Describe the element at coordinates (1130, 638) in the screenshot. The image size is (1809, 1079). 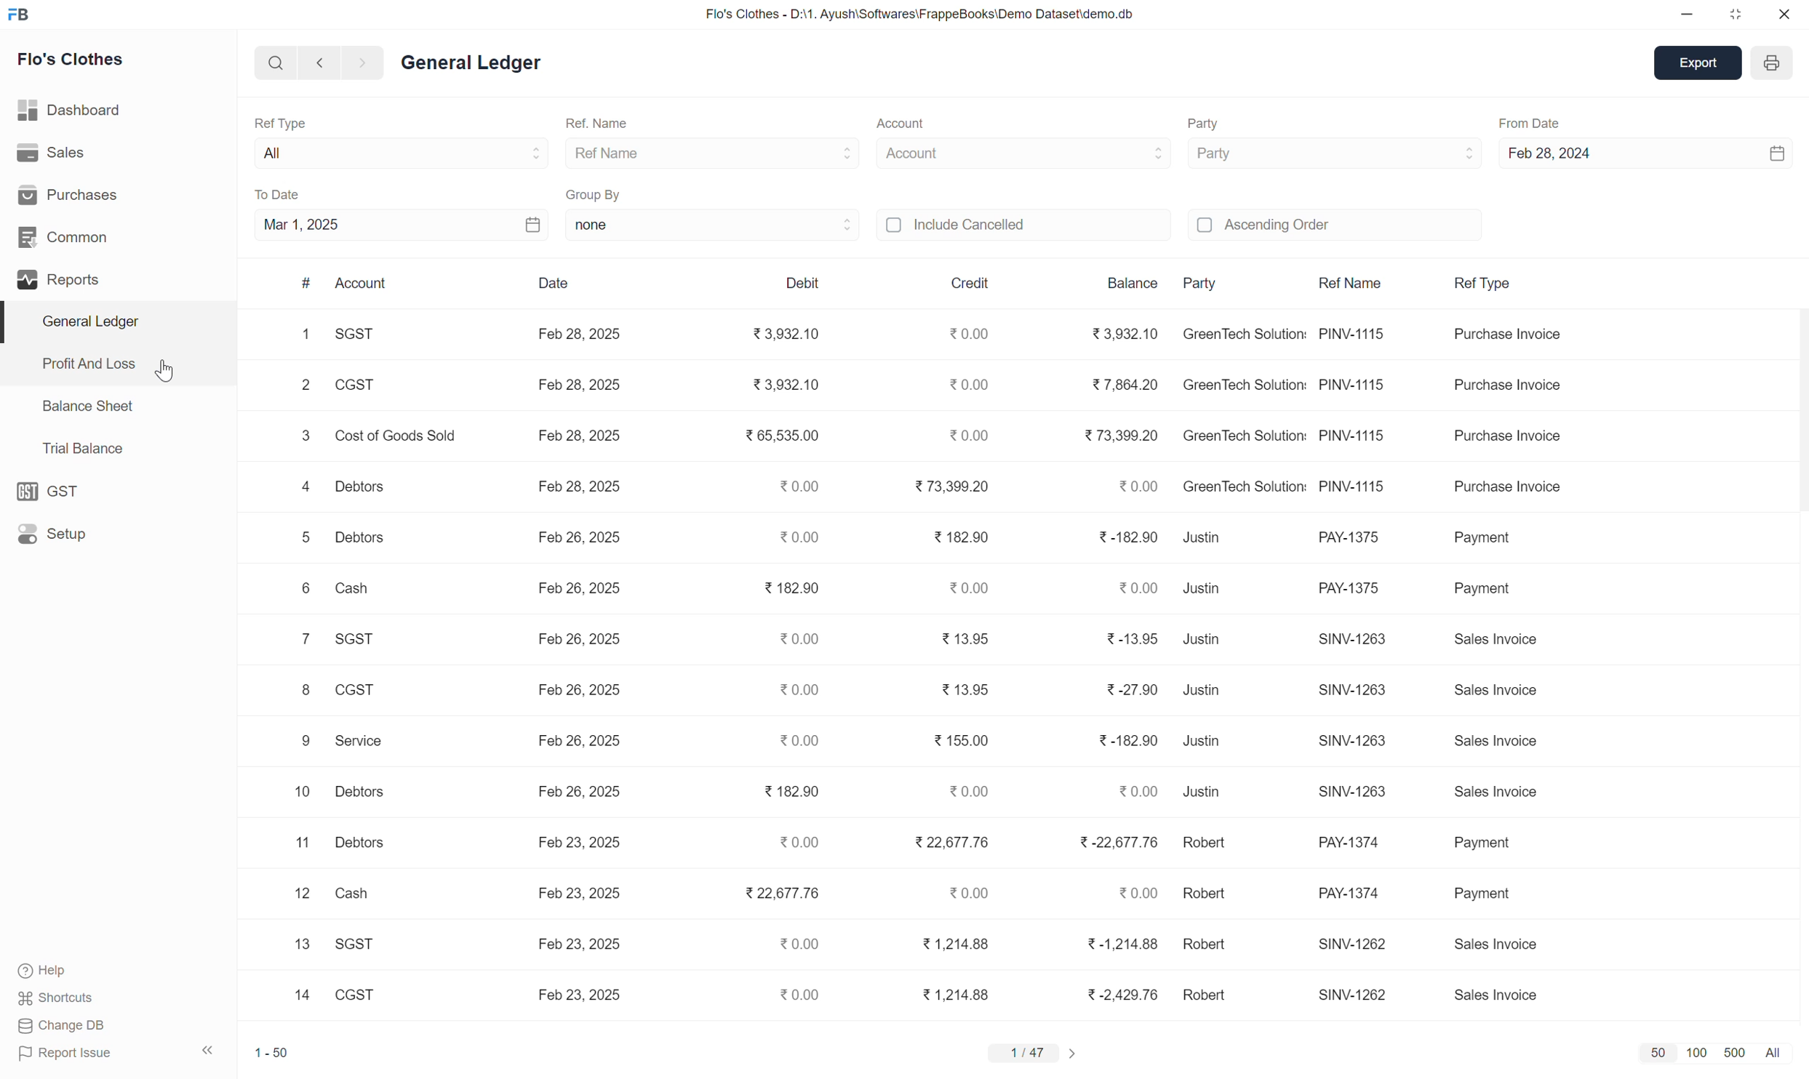
I see `₹-13.95` at that location.